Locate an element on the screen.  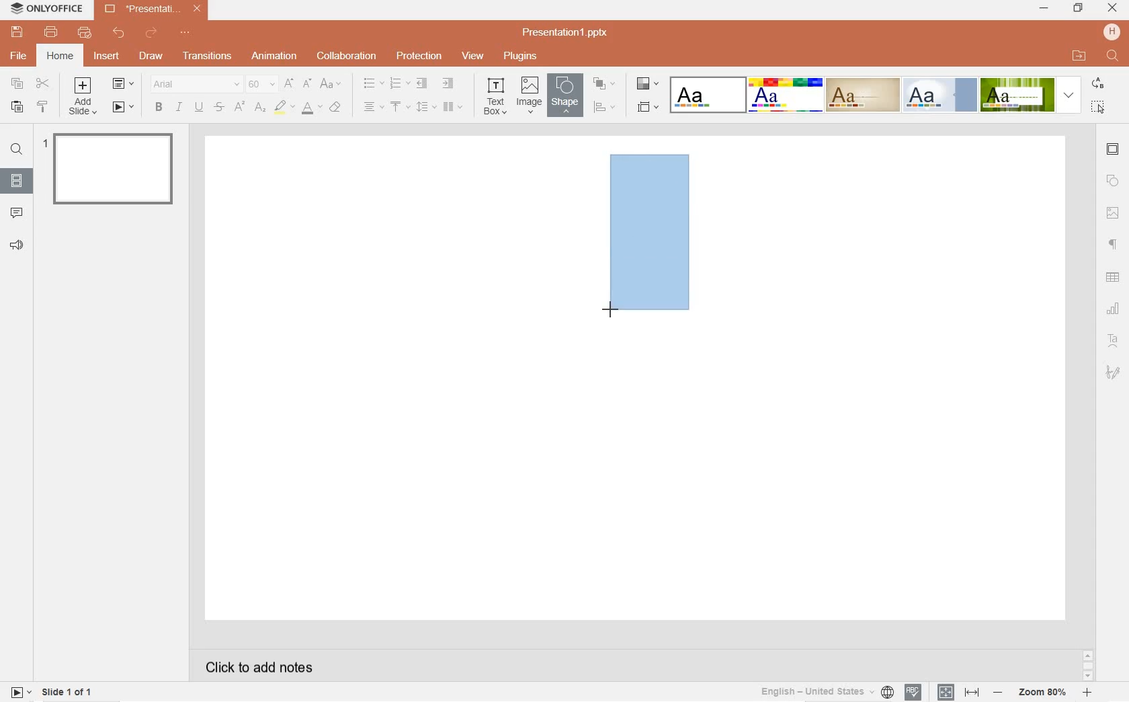
shape is located at coordinates (563, 95).